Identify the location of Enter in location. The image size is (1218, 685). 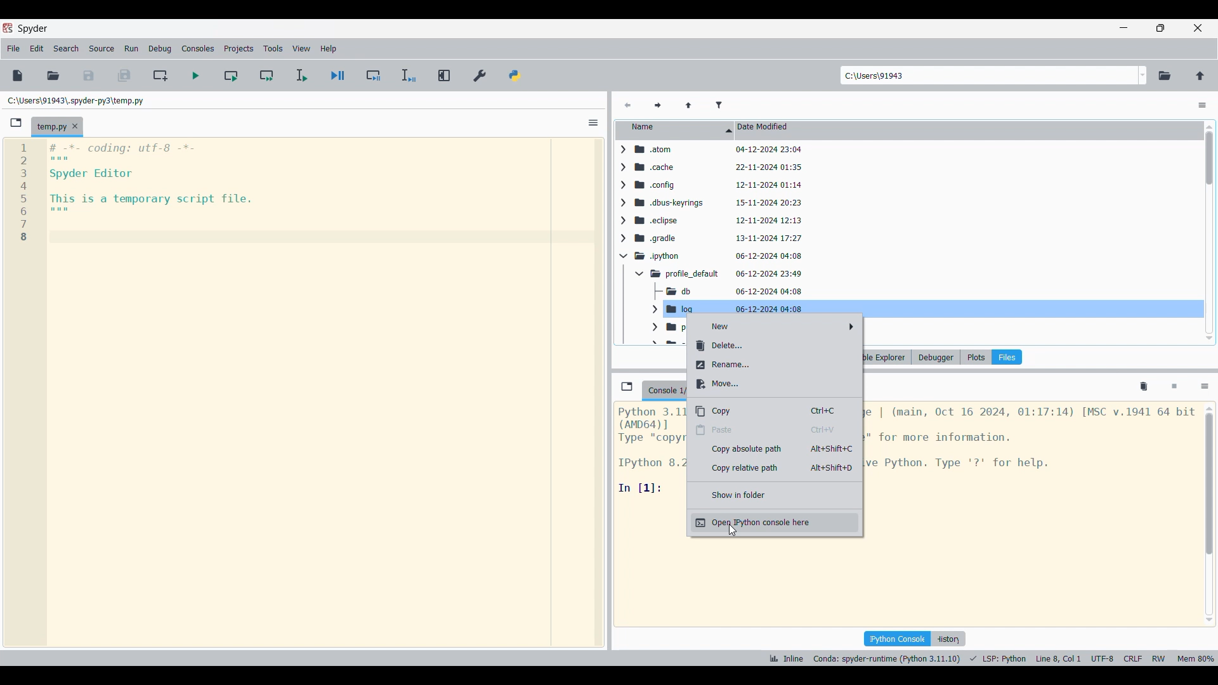
(988, 75).